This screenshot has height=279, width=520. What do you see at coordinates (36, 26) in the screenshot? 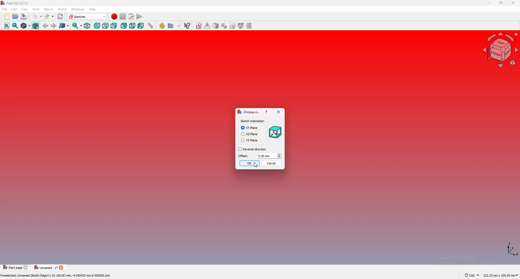
I see `bounding box` at bounding box center [36, 26].